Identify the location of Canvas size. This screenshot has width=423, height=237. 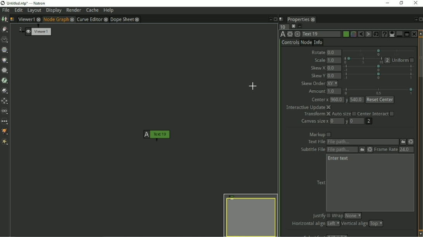
(315, 122).